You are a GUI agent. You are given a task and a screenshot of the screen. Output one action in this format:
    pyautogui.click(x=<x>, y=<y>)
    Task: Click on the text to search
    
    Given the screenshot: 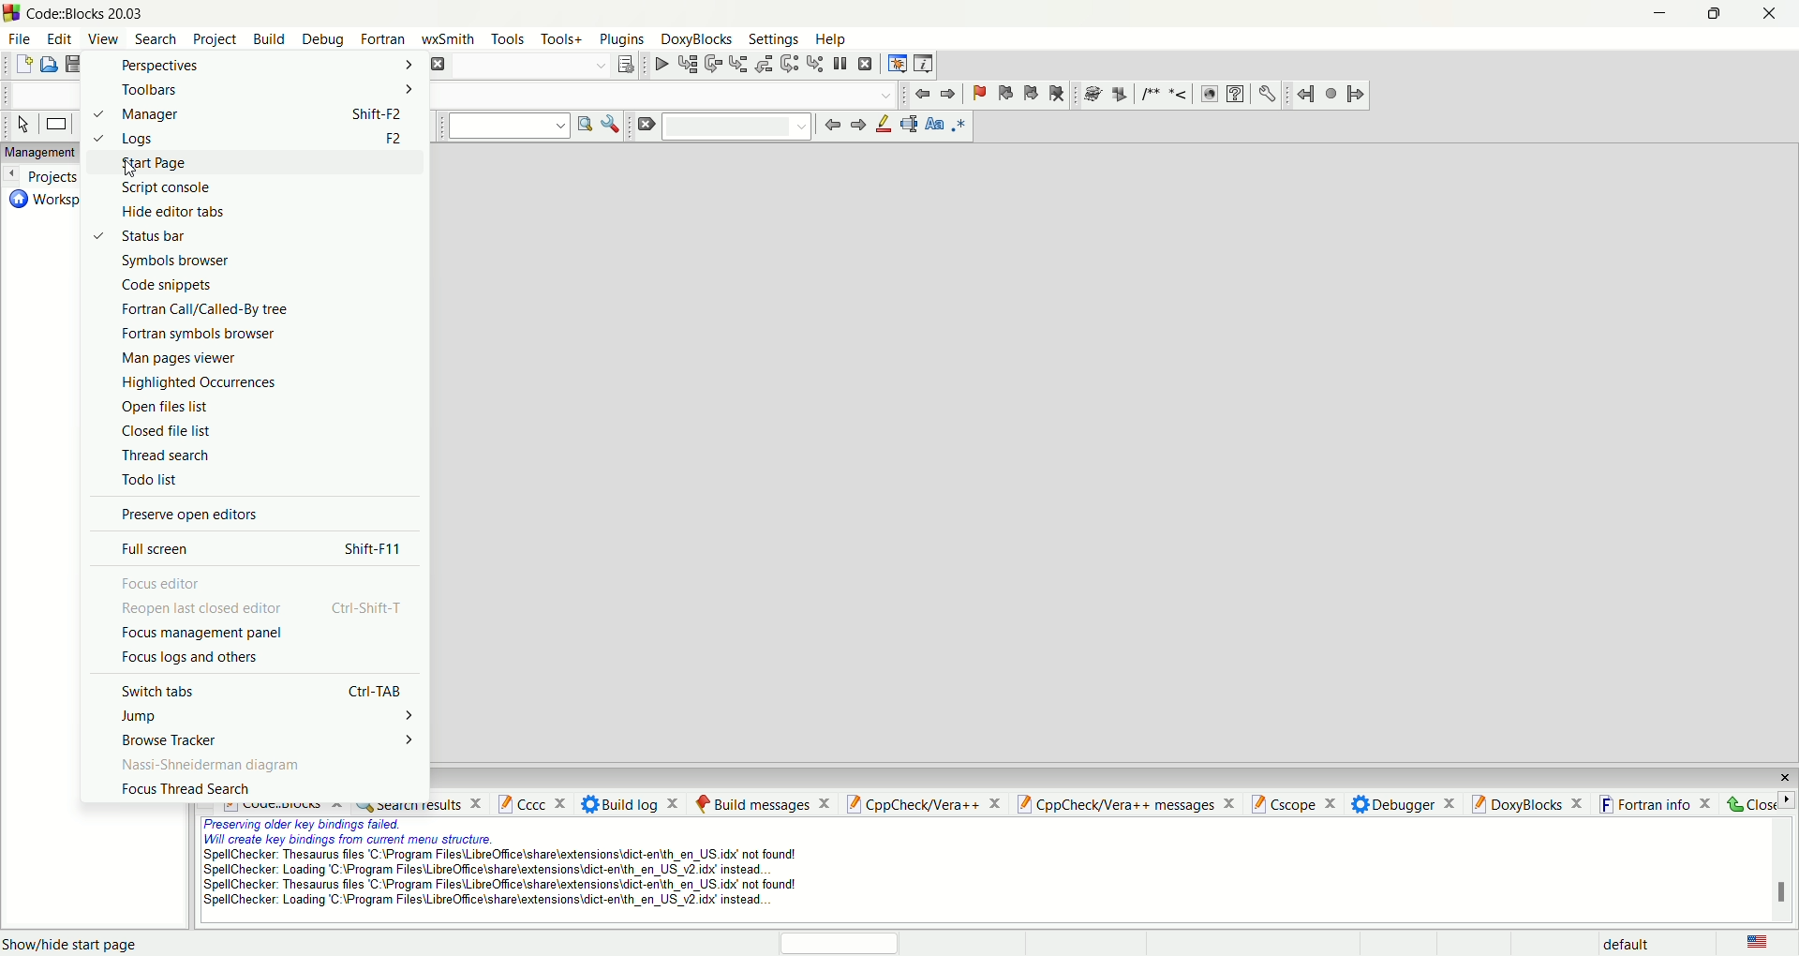 What is the action you would take?
    pyautogui.click(x=508, y=127)
    